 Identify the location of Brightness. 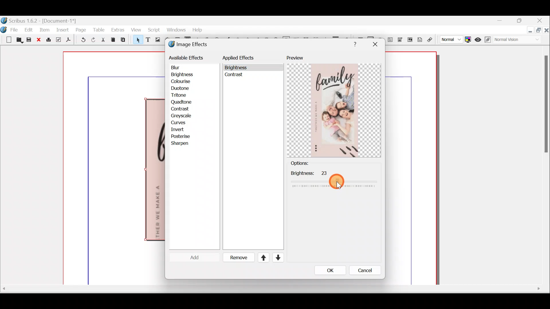
(190, 74).